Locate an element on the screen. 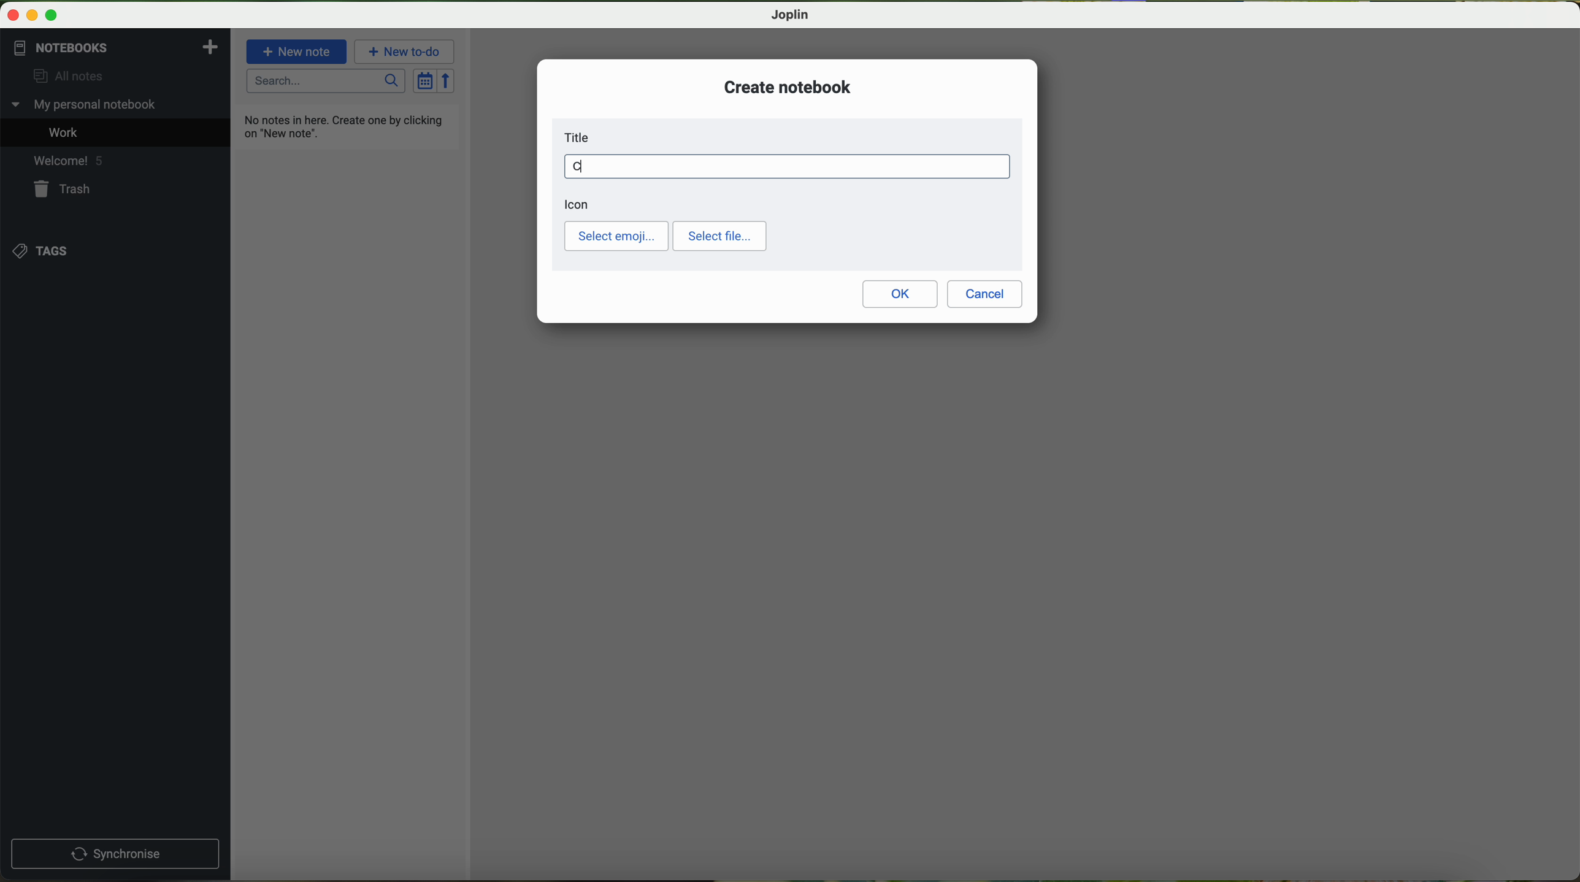 The image size is (1580, 882). my personal notebook is located at coordinates (87, 105).